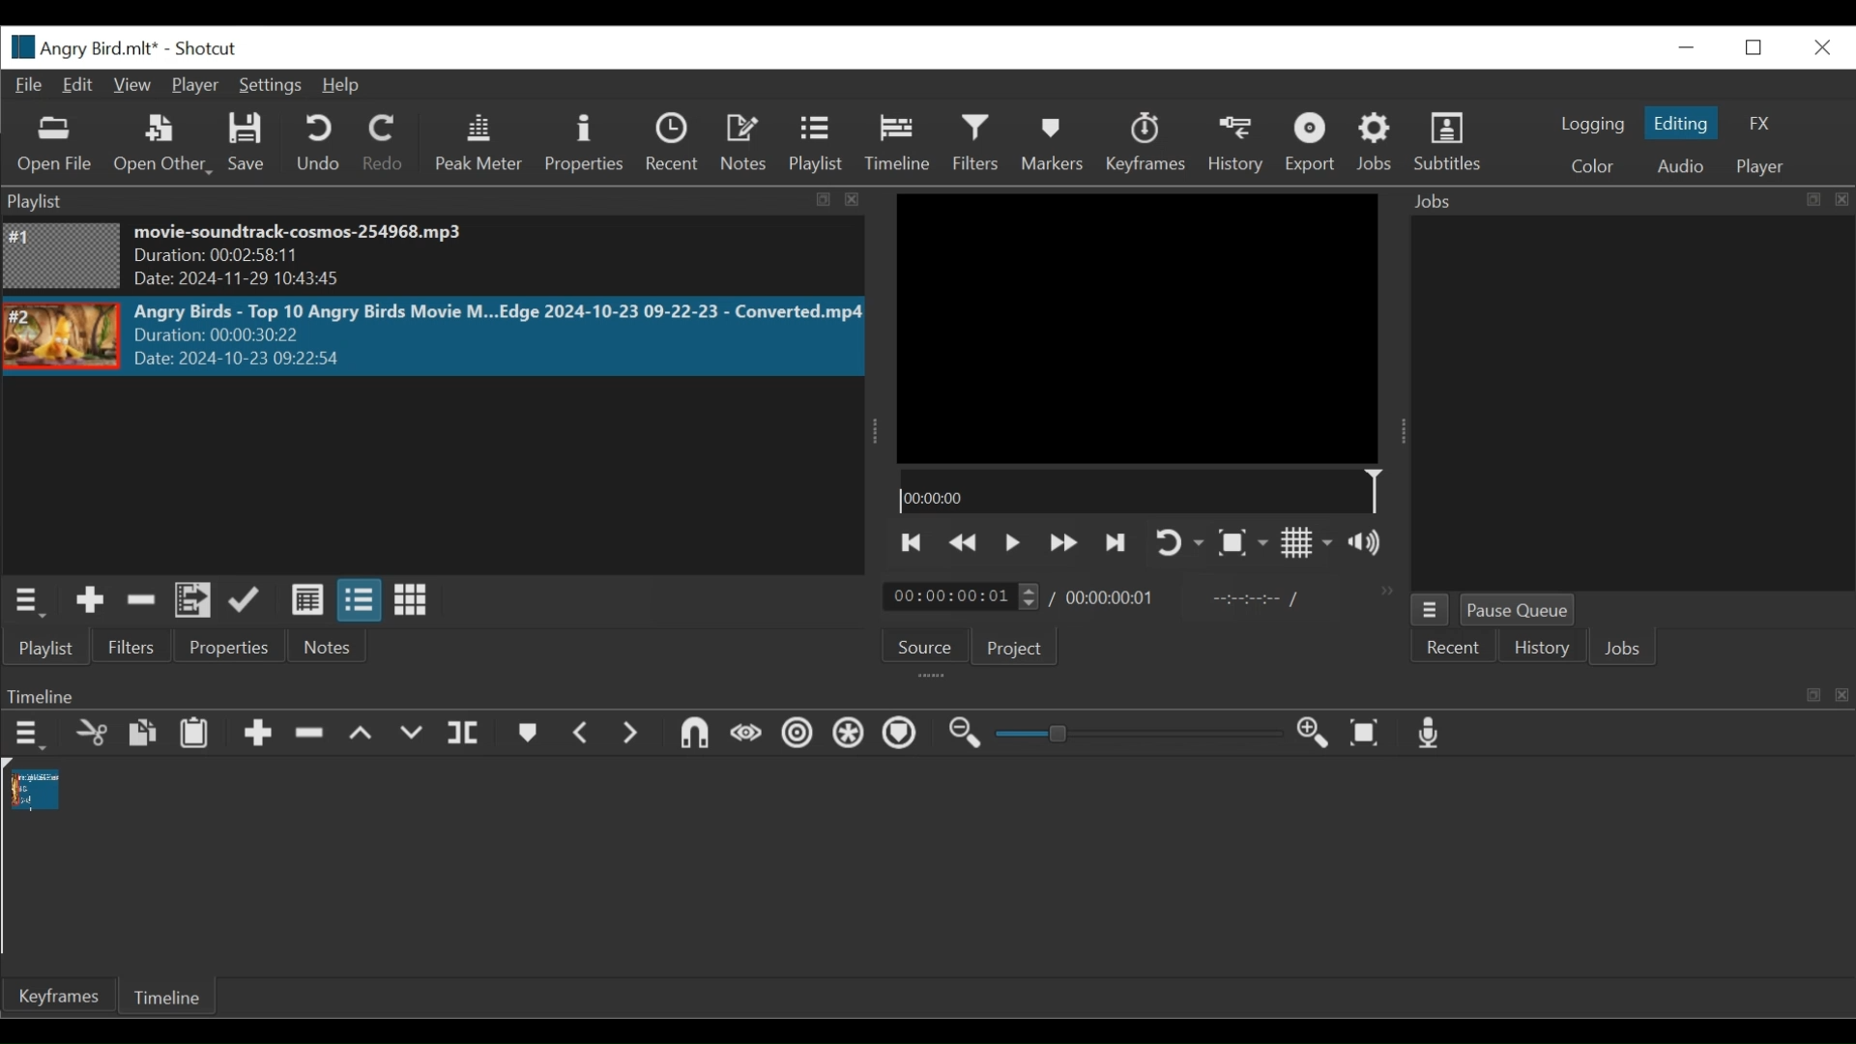  Describe the element at coordinates (1117, 543) in the screenshot. I see `Skip to the next point` at that location.